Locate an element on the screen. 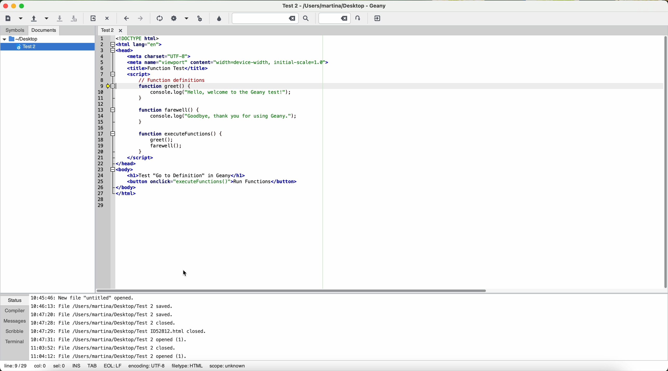 Image resolution: width=668 pixels, height=371 pixels. find the entered text in the current file is located at coordinates (273, 18).